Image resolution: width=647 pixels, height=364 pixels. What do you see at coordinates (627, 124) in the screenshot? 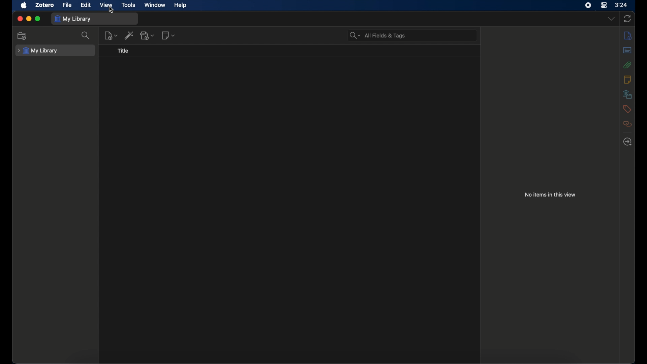
I see `related` at bounding box center [627, 124].